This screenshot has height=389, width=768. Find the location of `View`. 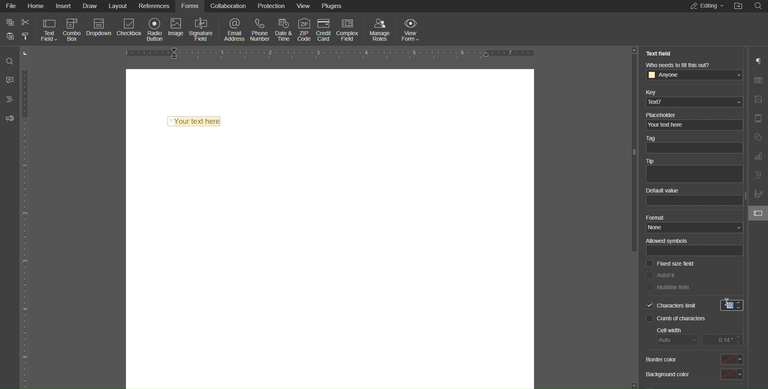

View is located at coordinates (308, 6).